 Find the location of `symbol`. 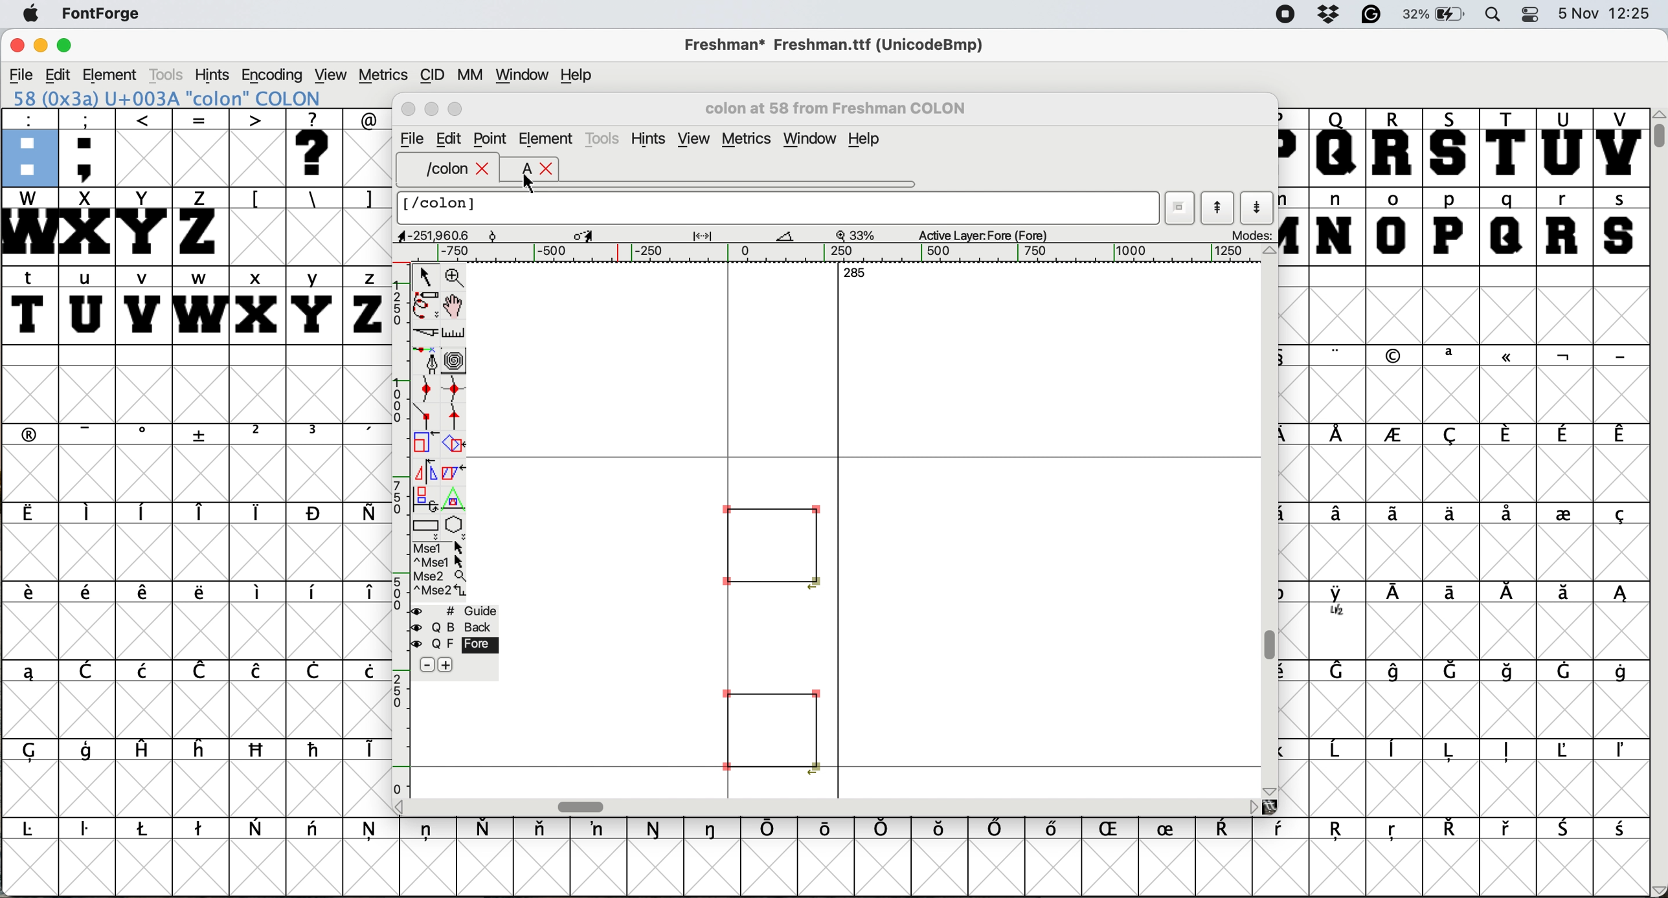

symbol is located at coordinates (314, 513).